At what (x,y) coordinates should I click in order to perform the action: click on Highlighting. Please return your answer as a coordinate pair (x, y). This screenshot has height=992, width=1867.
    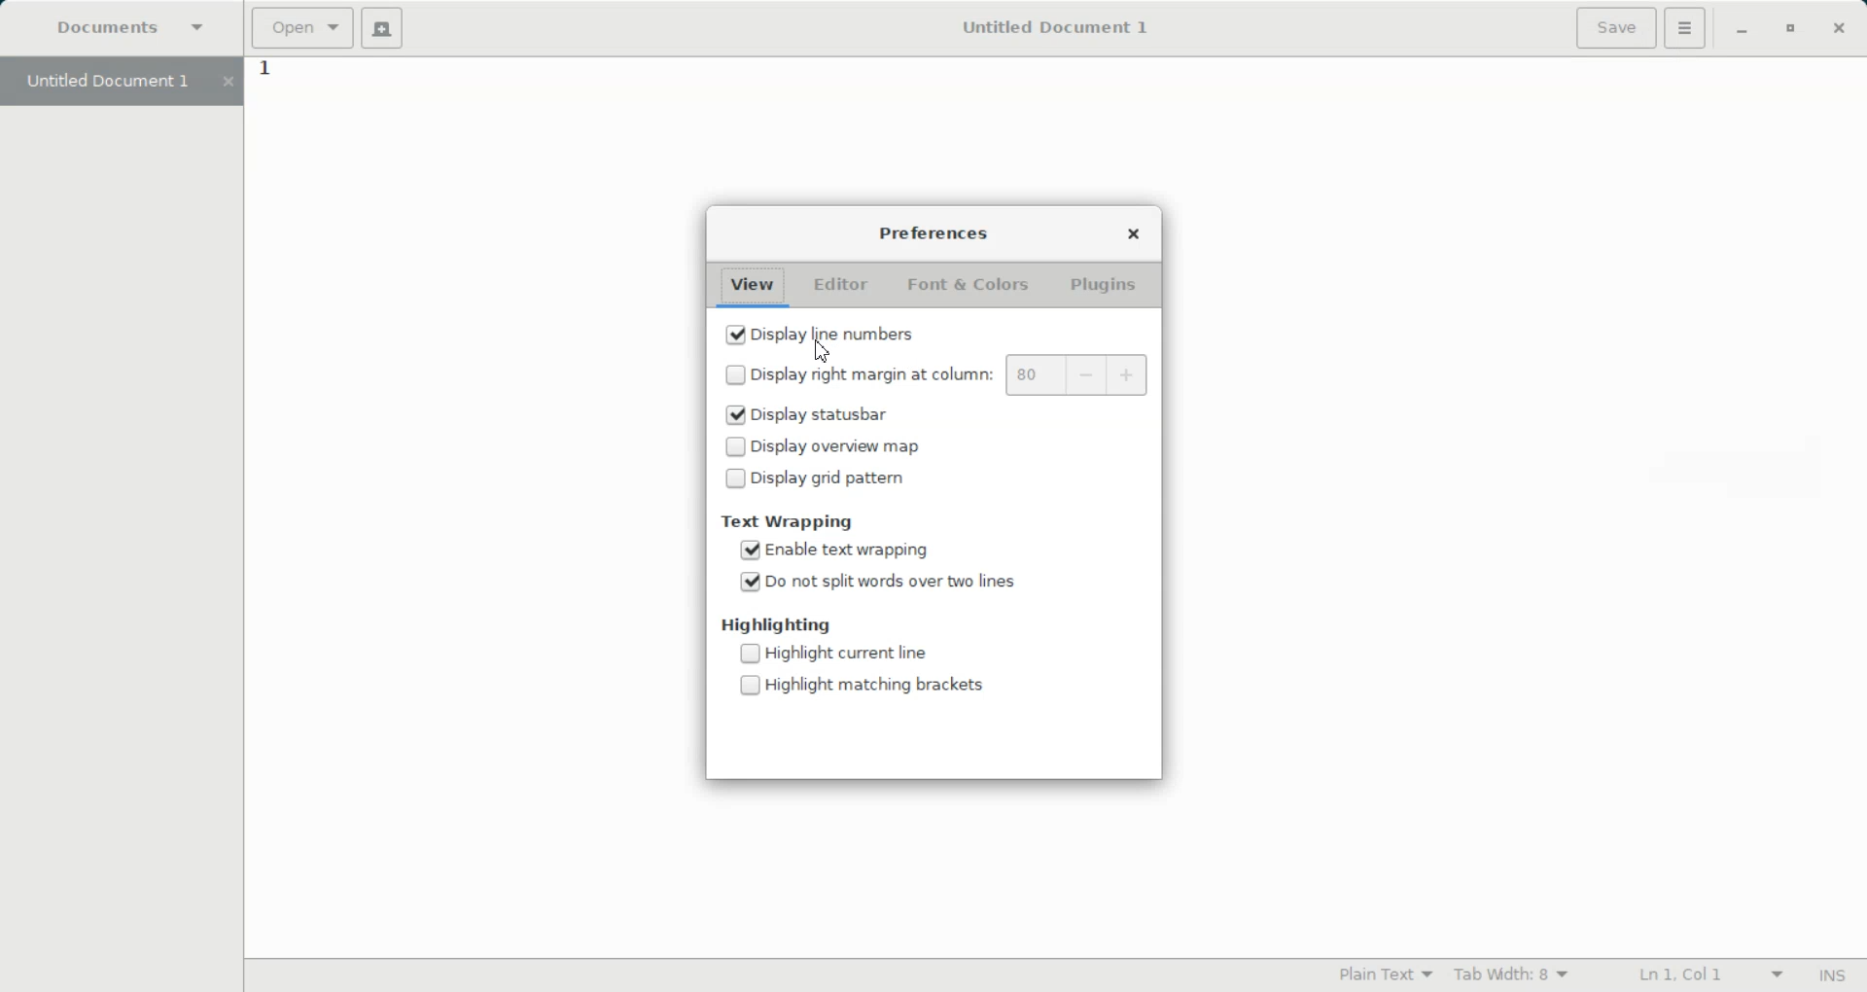
    Looking at the image, I should click on (777, 625).